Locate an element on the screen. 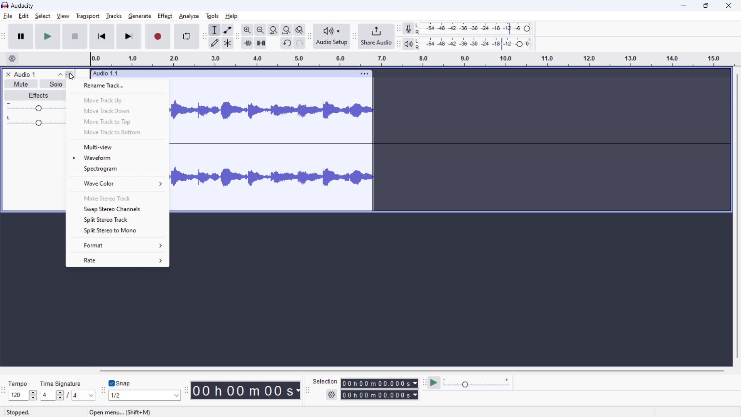  waveform is located at coordinates (117, 157).